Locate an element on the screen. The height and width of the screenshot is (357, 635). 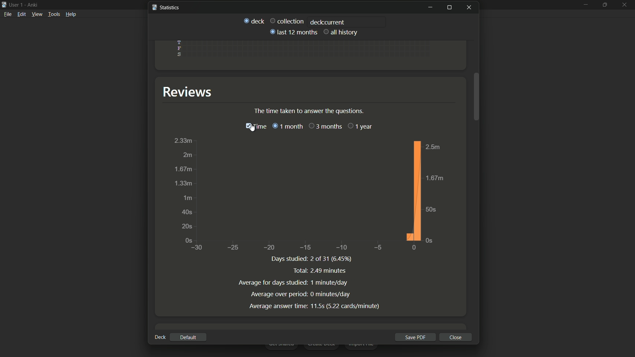
cursor is located at coordinates (253, 129).